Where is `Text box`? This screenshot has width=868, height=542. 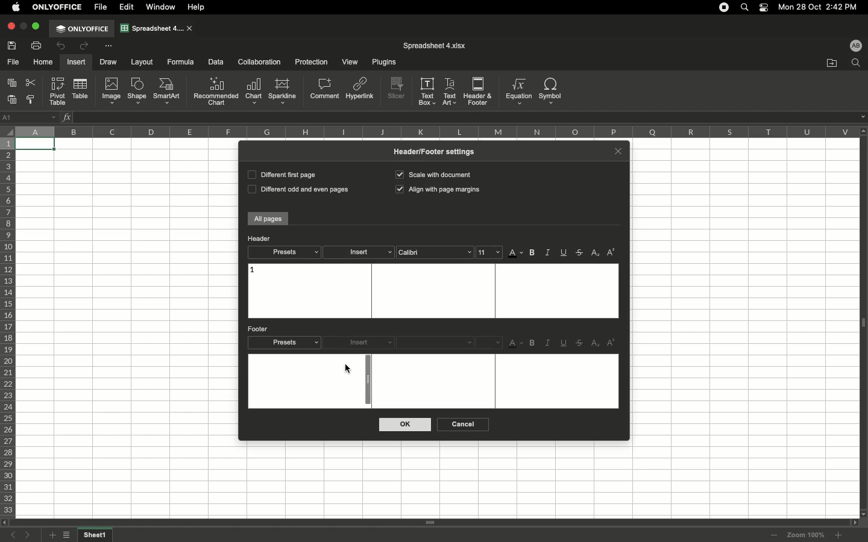
Text box is located at coordinates (427, 91).